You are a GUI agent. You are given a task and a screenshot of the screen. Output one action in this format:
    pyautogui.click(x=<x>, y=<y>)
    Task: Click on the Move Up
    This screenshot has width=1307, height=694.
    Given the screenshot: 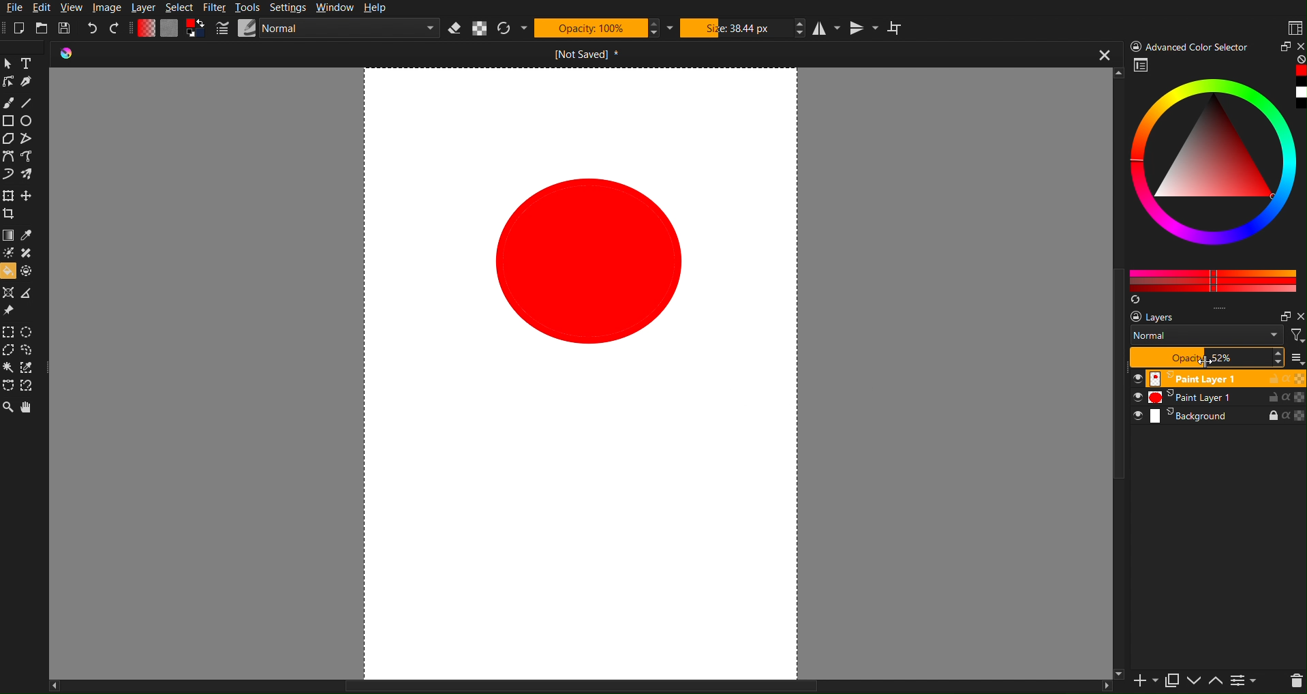 What is the action you would take?
    pyautogui.click(x=1195, y=684)
    